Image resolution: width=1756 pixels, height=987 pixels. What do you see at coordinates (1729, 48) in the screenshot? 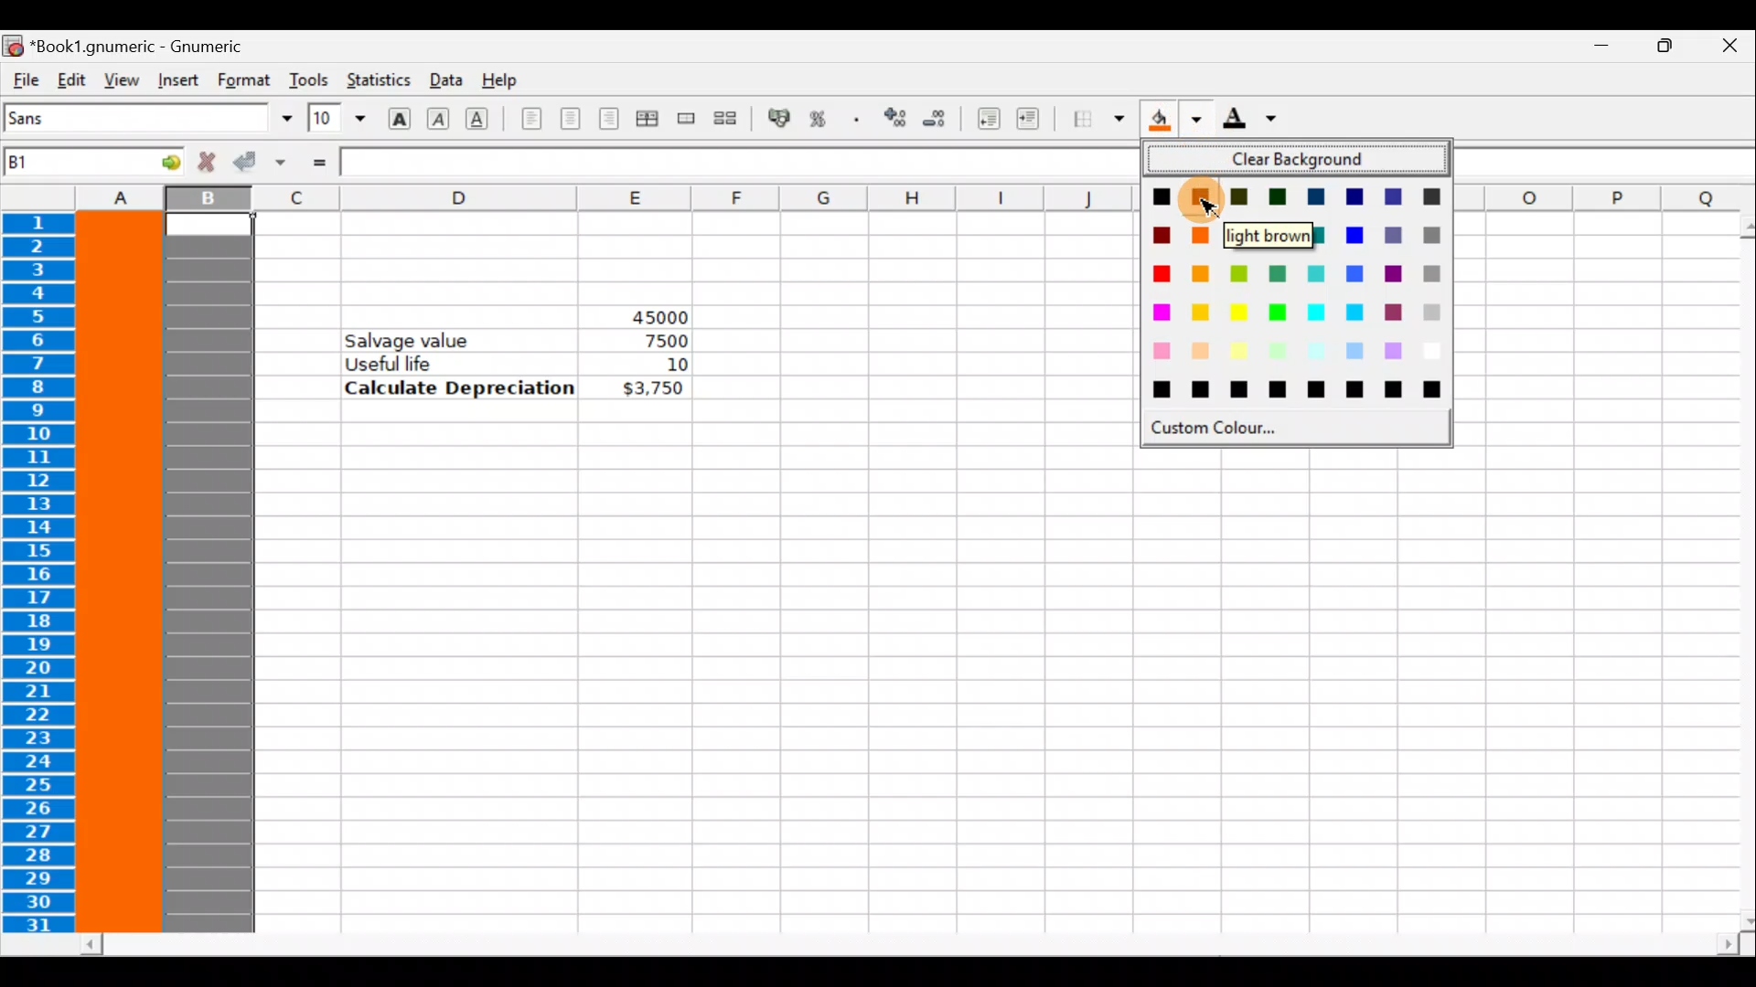
I see `Close` at bounding box center [1729, 48].